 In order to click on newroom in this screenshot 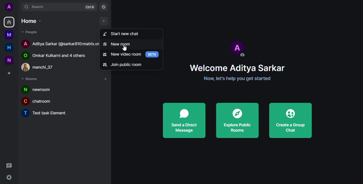, I will do `click(40, 89)`.